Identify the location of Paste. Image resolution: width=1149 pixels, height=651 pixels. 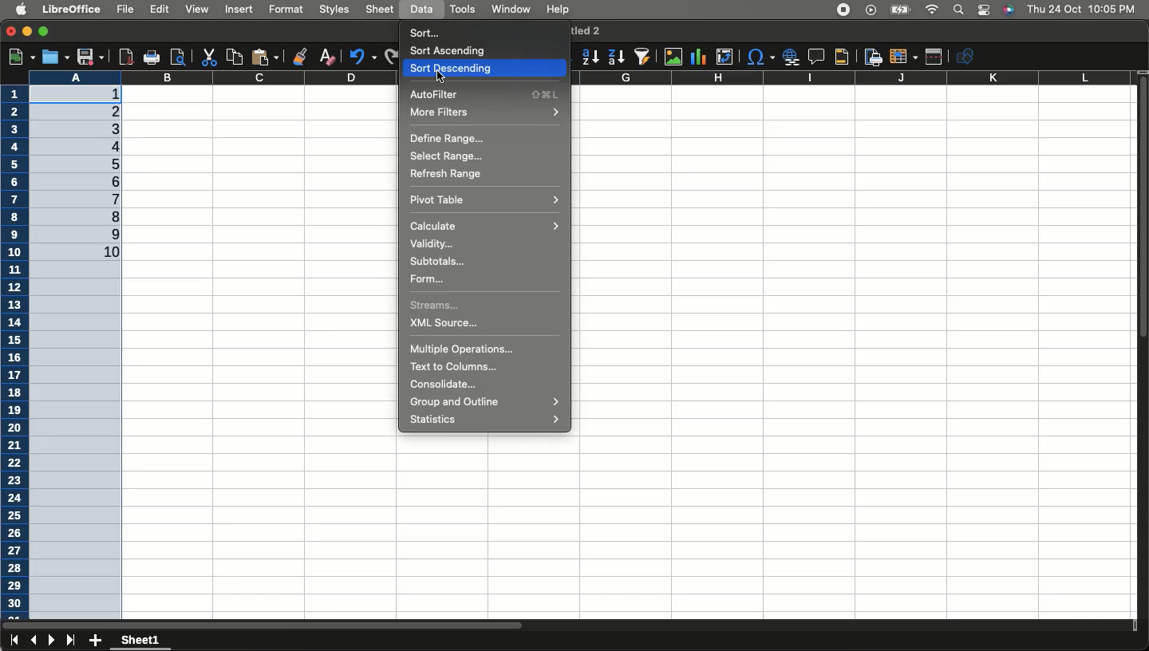
(268, 56).